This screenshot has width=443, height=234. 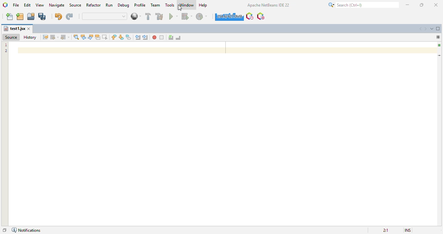 I want to click on close, so click(x=437, y=5).